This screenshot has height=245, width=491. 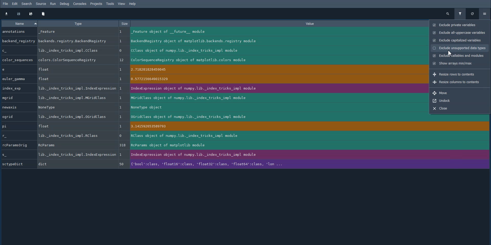 What do you see at coordinates (485, 13) in the screenshot?
I see `Options` at bounding box center [485, 13].